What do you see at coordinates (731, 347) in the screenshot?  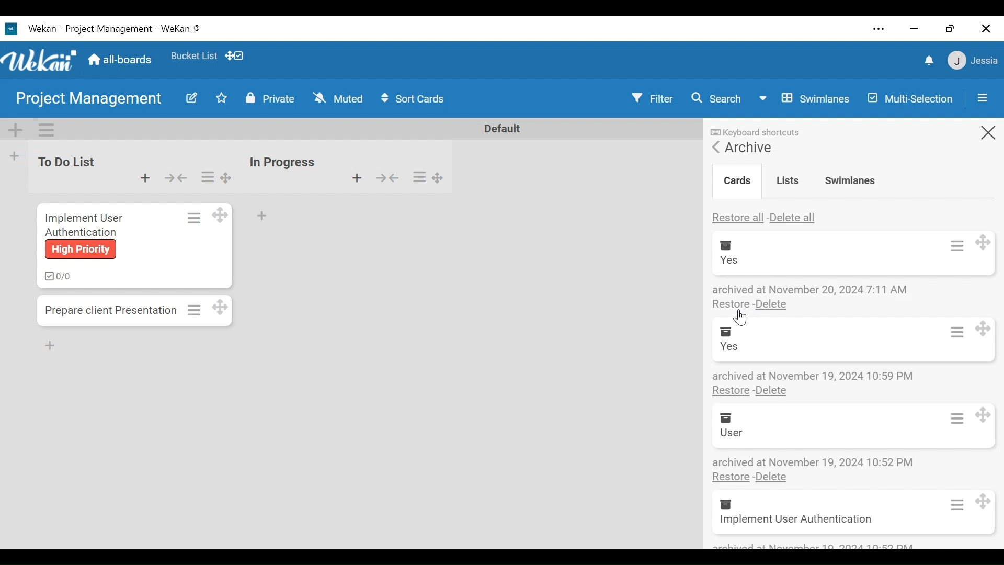 I see `yes` at bounding box center [731, 347].